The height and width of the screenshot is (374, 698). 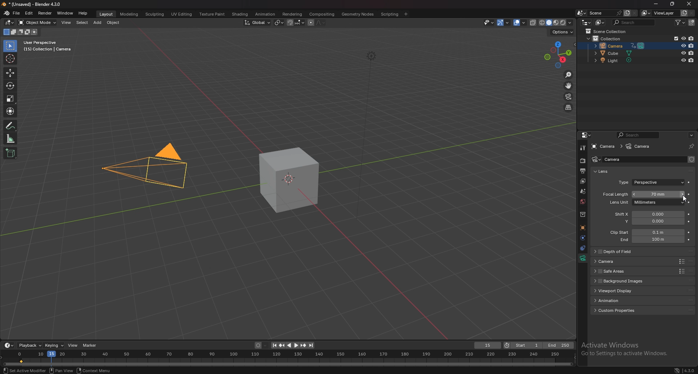 I want to click on render, so click(x=582, y=161).